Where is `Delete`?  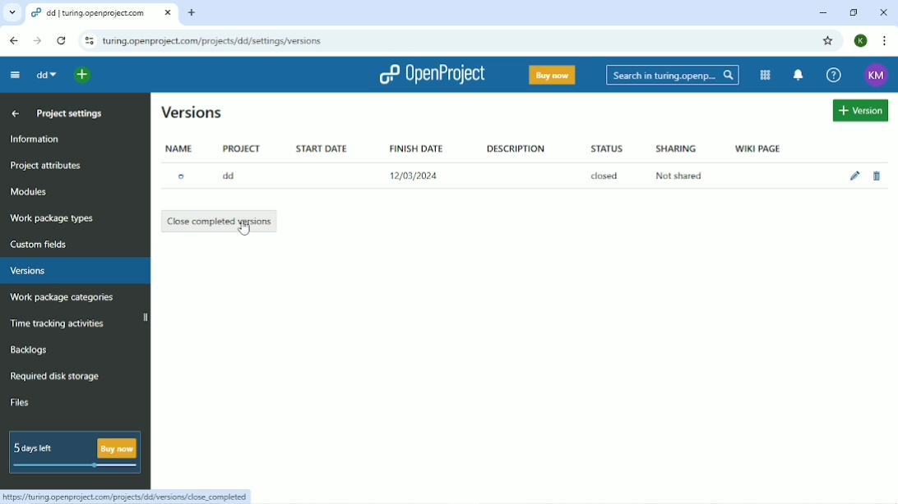
Delete is located at coordinates (877, 176).